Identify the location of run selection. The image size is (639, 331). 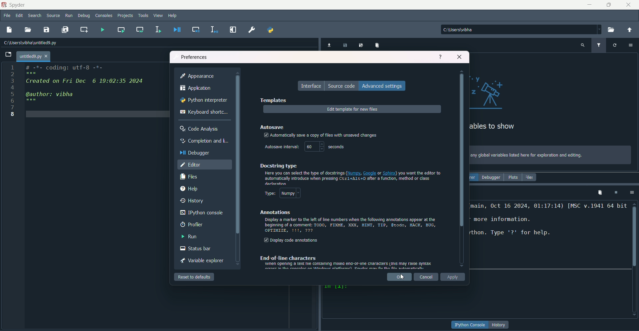
(158, 30).